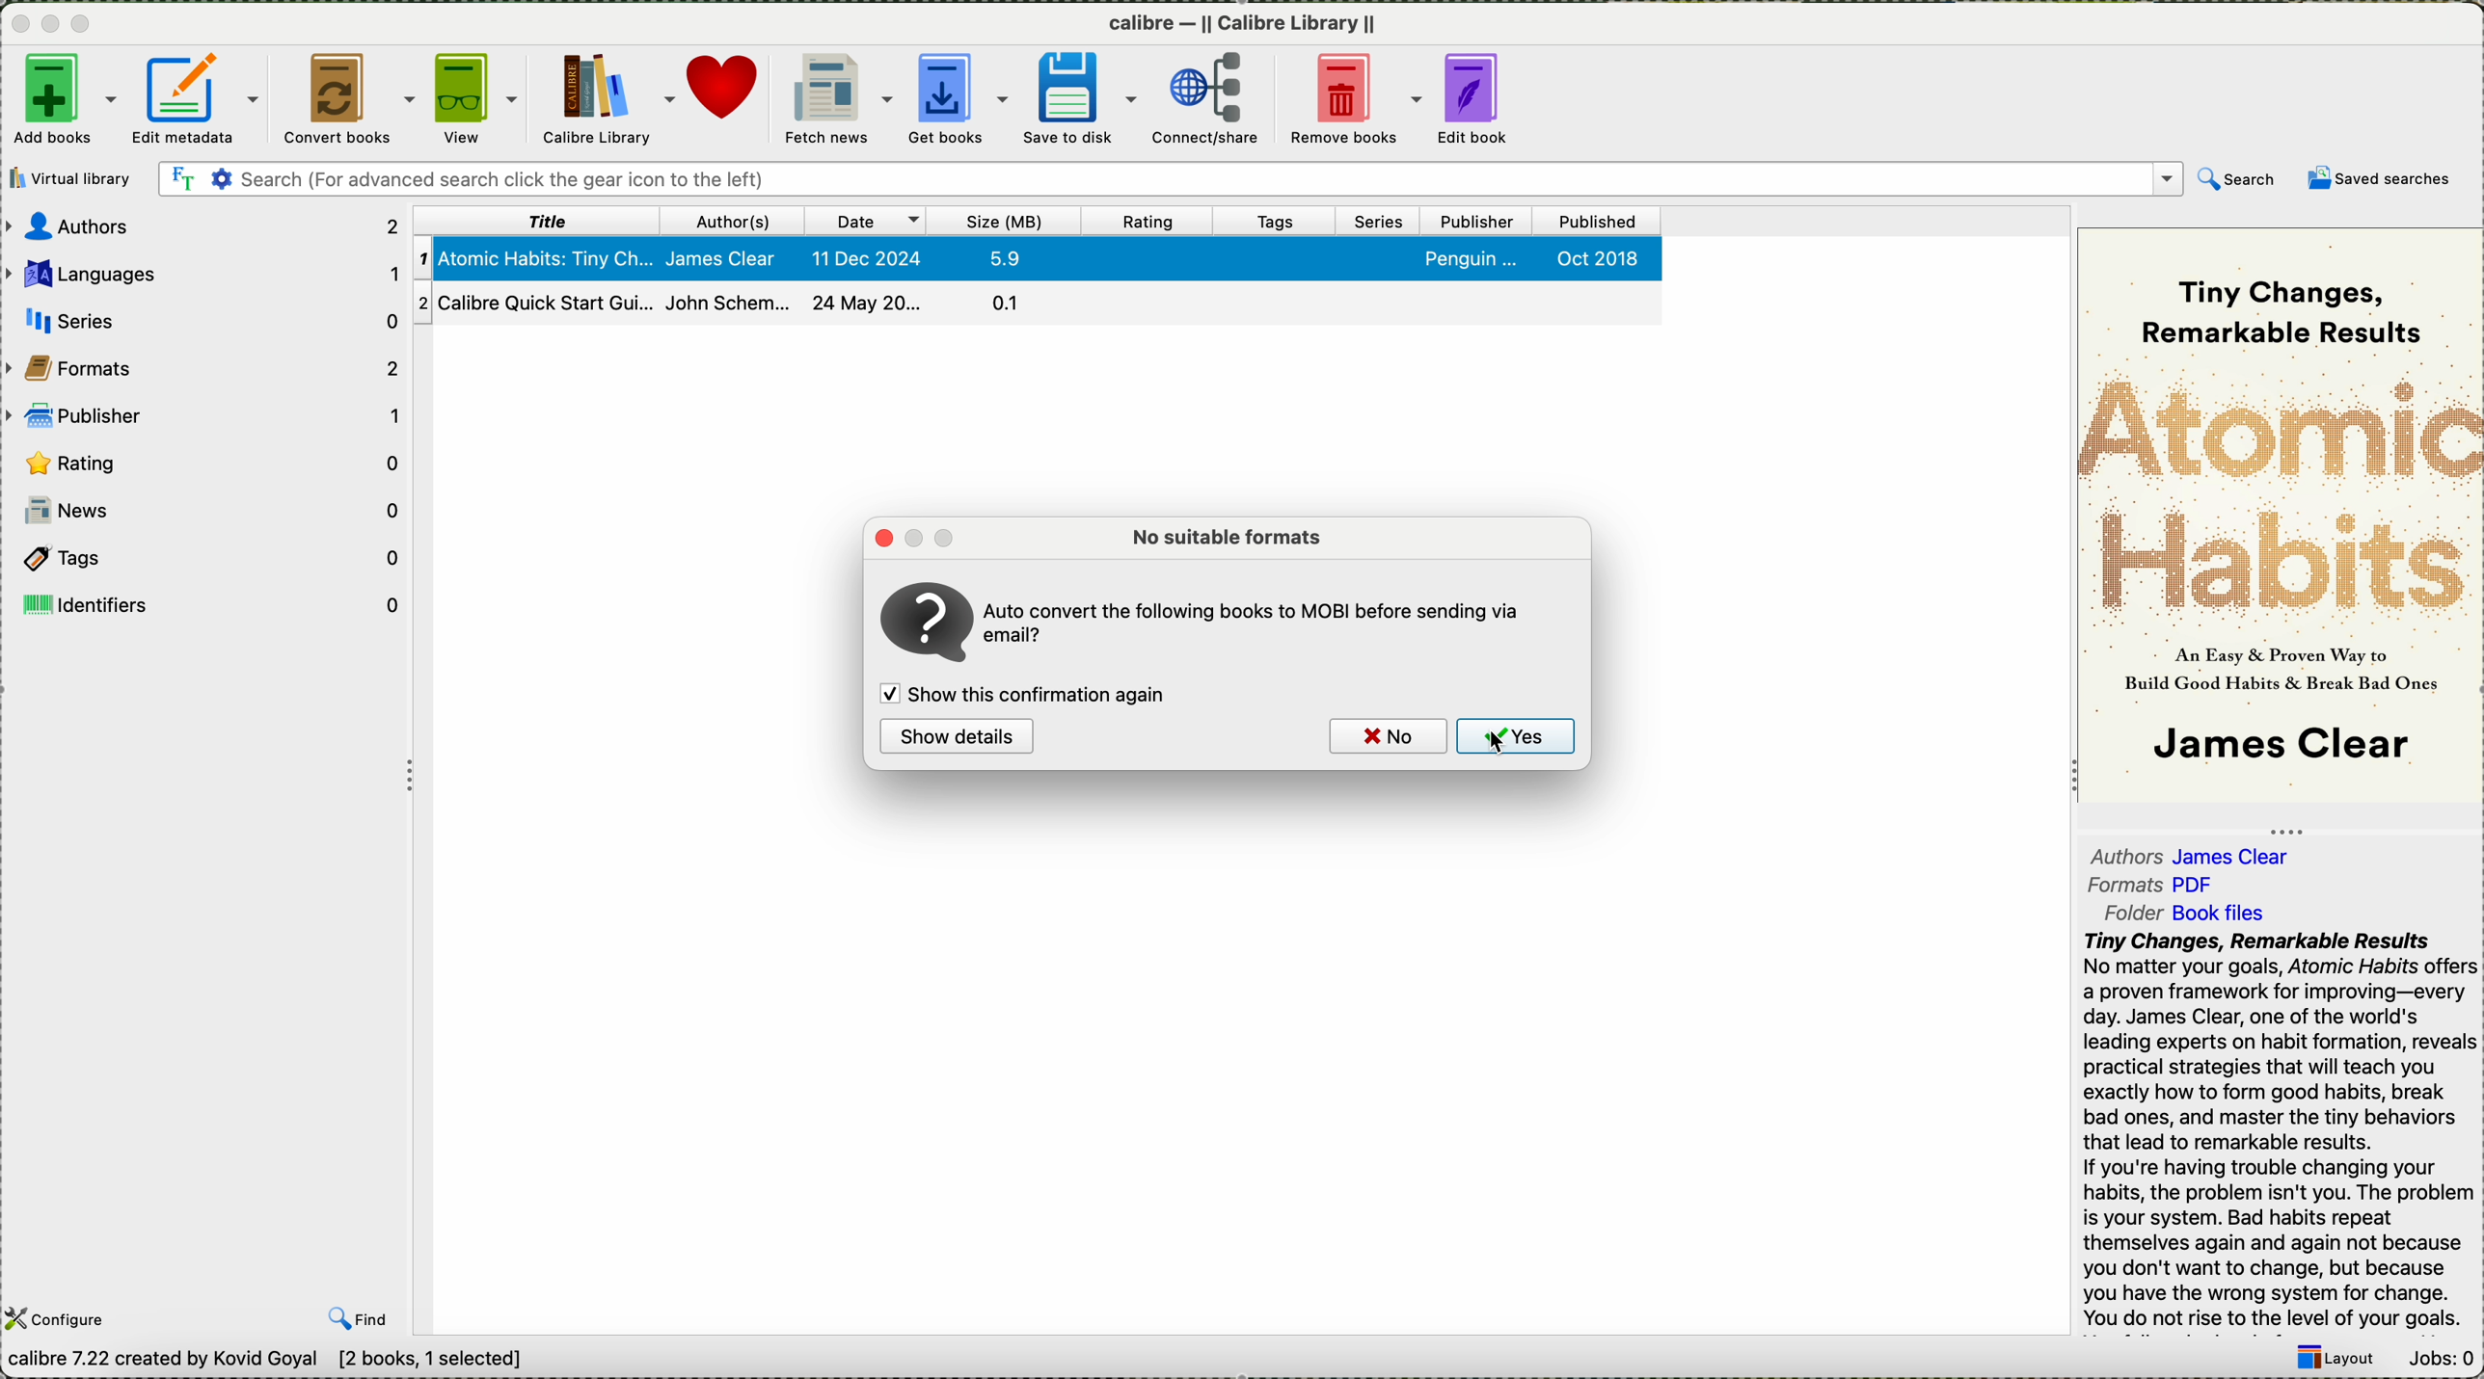 The width and height of the screenshot is (2484, 1379). Describe the element at coordinates (1379, 220) in the screenshot. I see `series` at that location.